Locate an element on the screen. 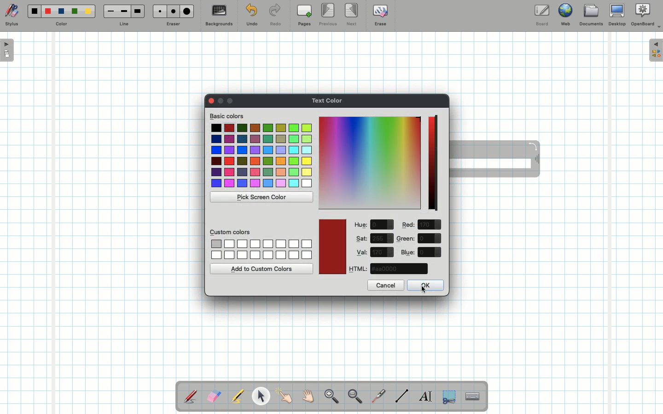 The image size is (663, 414). Write text is located at coordinates (426, 395).